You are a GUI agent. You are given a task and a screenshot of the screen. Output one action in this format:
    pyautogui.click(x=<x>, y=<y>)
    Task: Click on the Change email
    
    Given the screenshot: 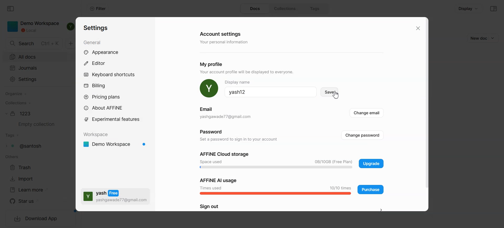 What is the action you would take?
    pyautogui.click(x=291, y=113)
    